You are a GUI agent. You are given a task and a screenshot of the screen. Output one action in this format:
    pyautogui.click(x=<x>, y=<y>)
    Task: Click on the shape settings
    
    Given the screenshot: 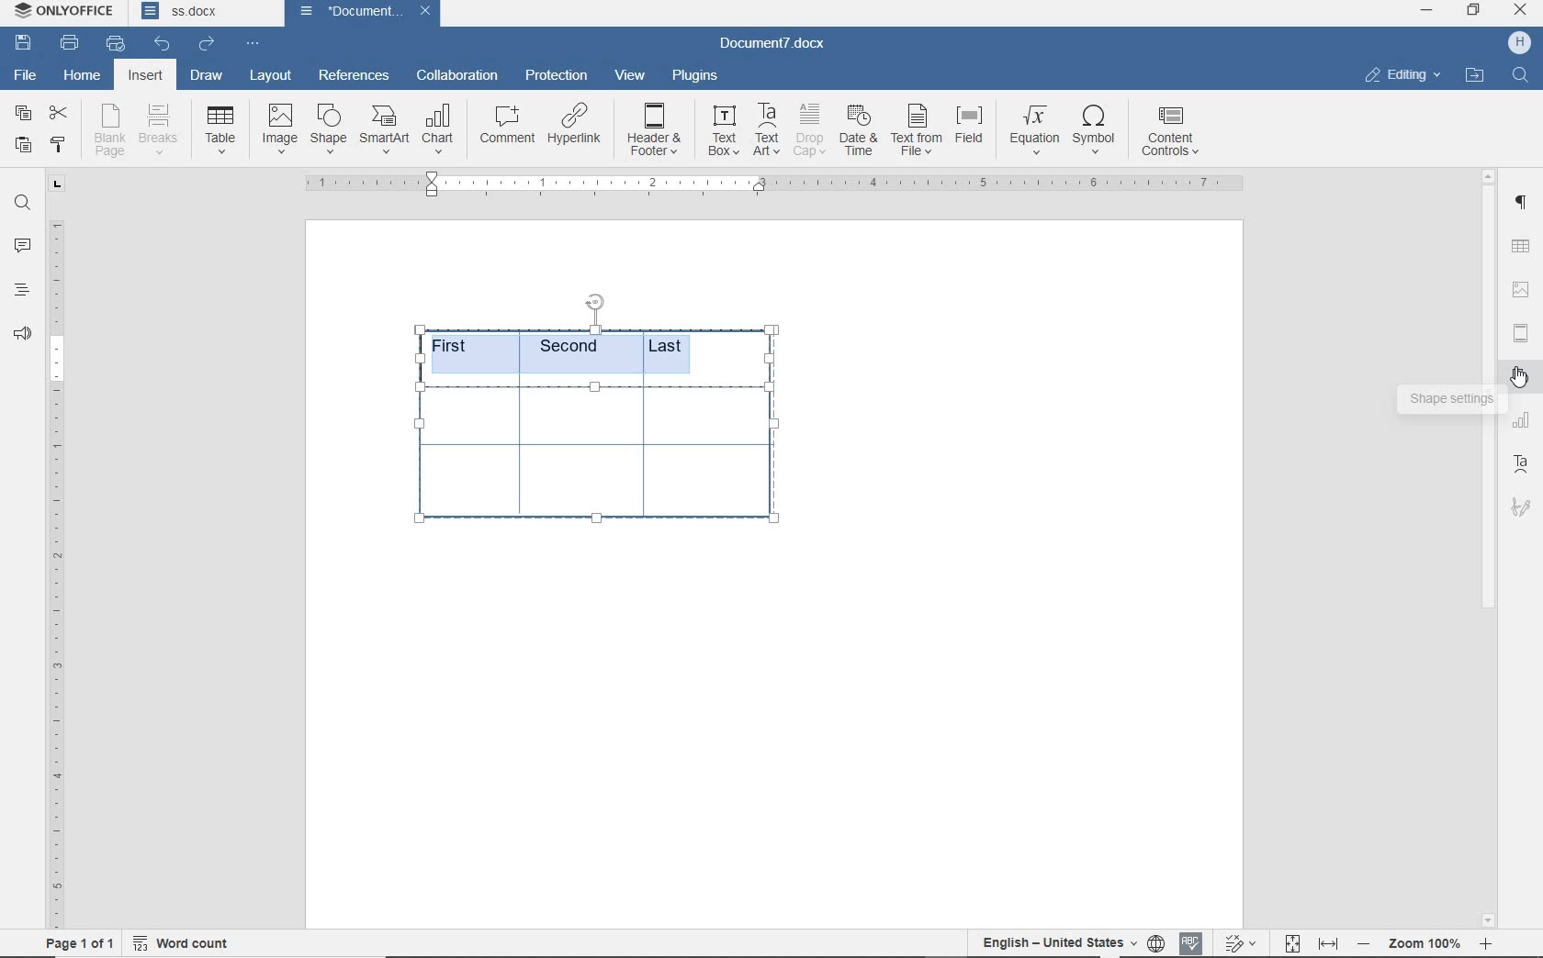 What is the action you would take?
    pyautogui.click(x=1439, y=400)
    